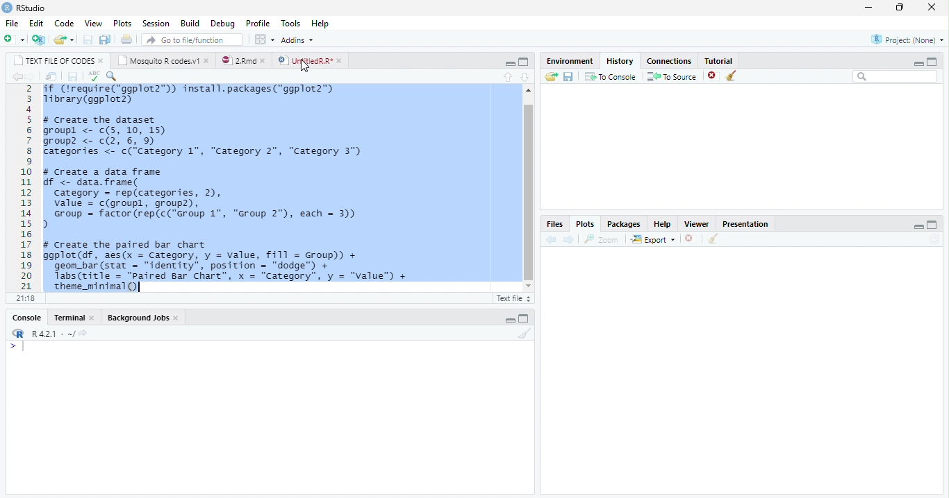 The height and width of the screenshot is (498, 949). I want to click on logo, so click(18, 333).